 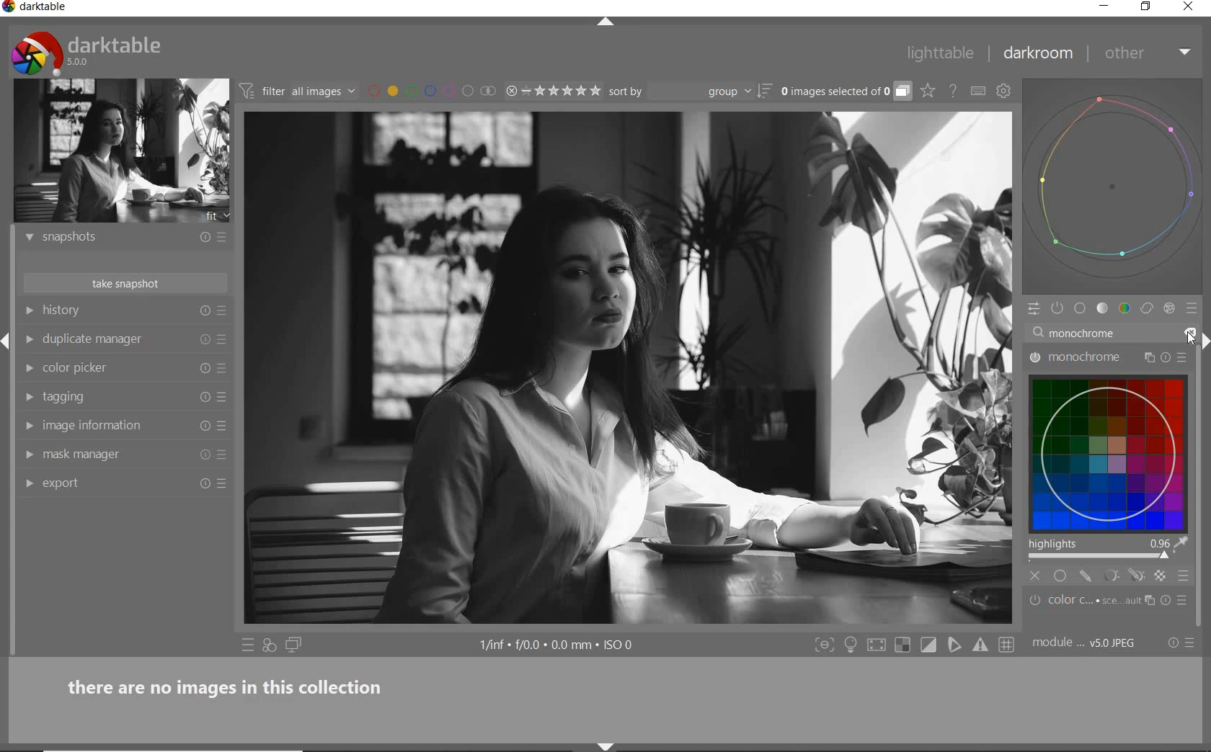 I want to click on reset, so click(x=203, y=426).